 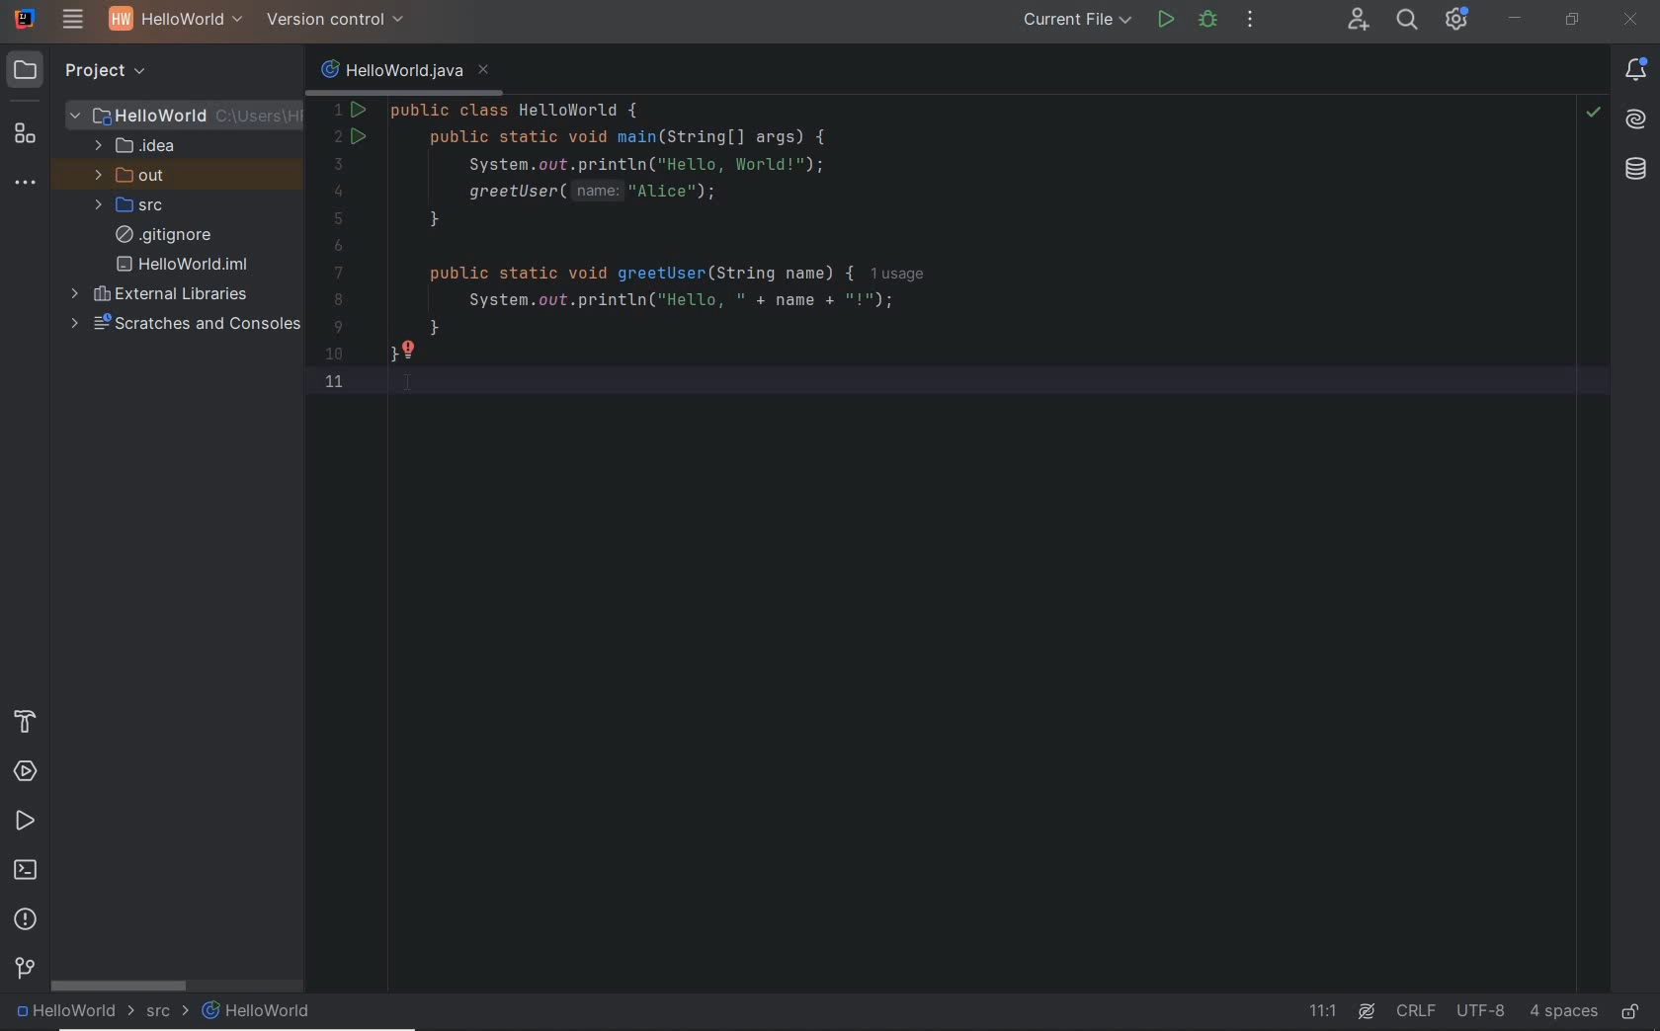 I want to click on database, so click(x=1637, y=170).